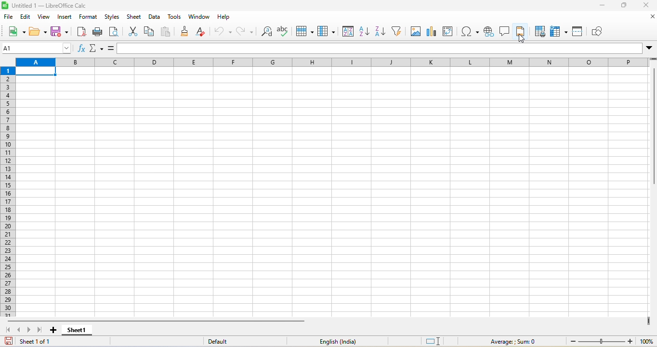 The image size is (657, 347). What do you see at coordinates (348, 31) in the screenshot?
I see `sort` at bounding box center [348, 31].